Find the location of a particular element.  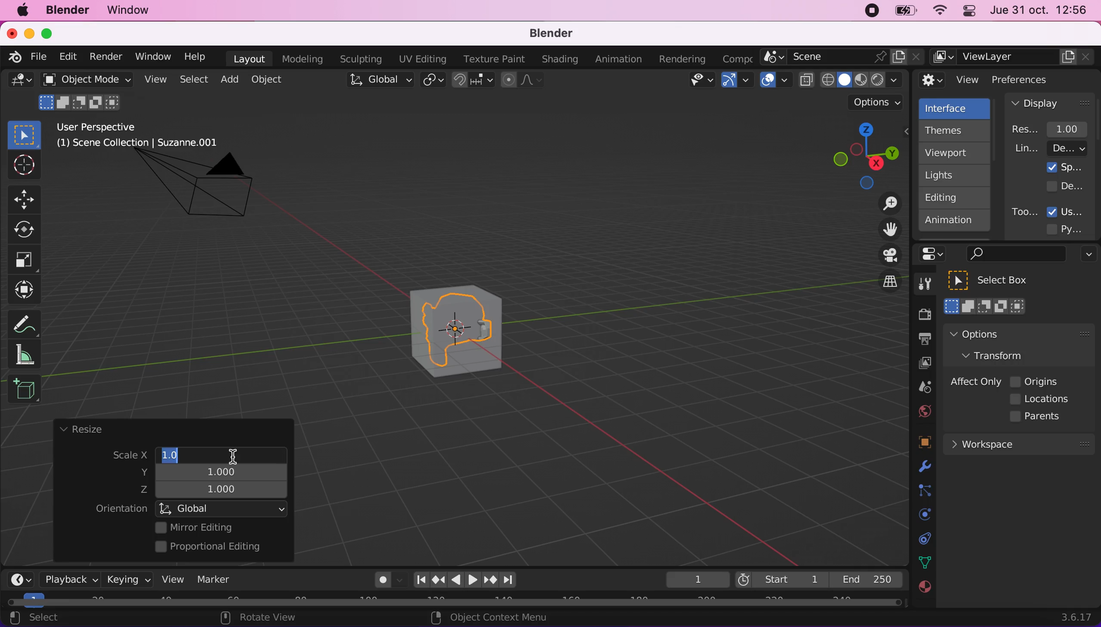

panel control is located at coordinates (967, 12).